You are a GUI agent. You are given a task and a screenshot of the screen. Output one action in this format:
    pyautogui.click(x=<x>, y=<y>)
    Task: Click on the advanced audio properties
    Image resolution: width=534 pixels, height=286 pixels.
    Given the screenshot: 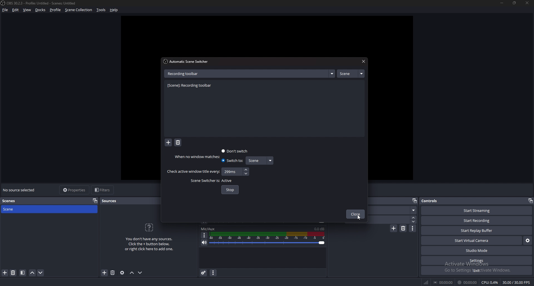 What is the action you would take?
    pyautogui.click(x=204, y=272)
    